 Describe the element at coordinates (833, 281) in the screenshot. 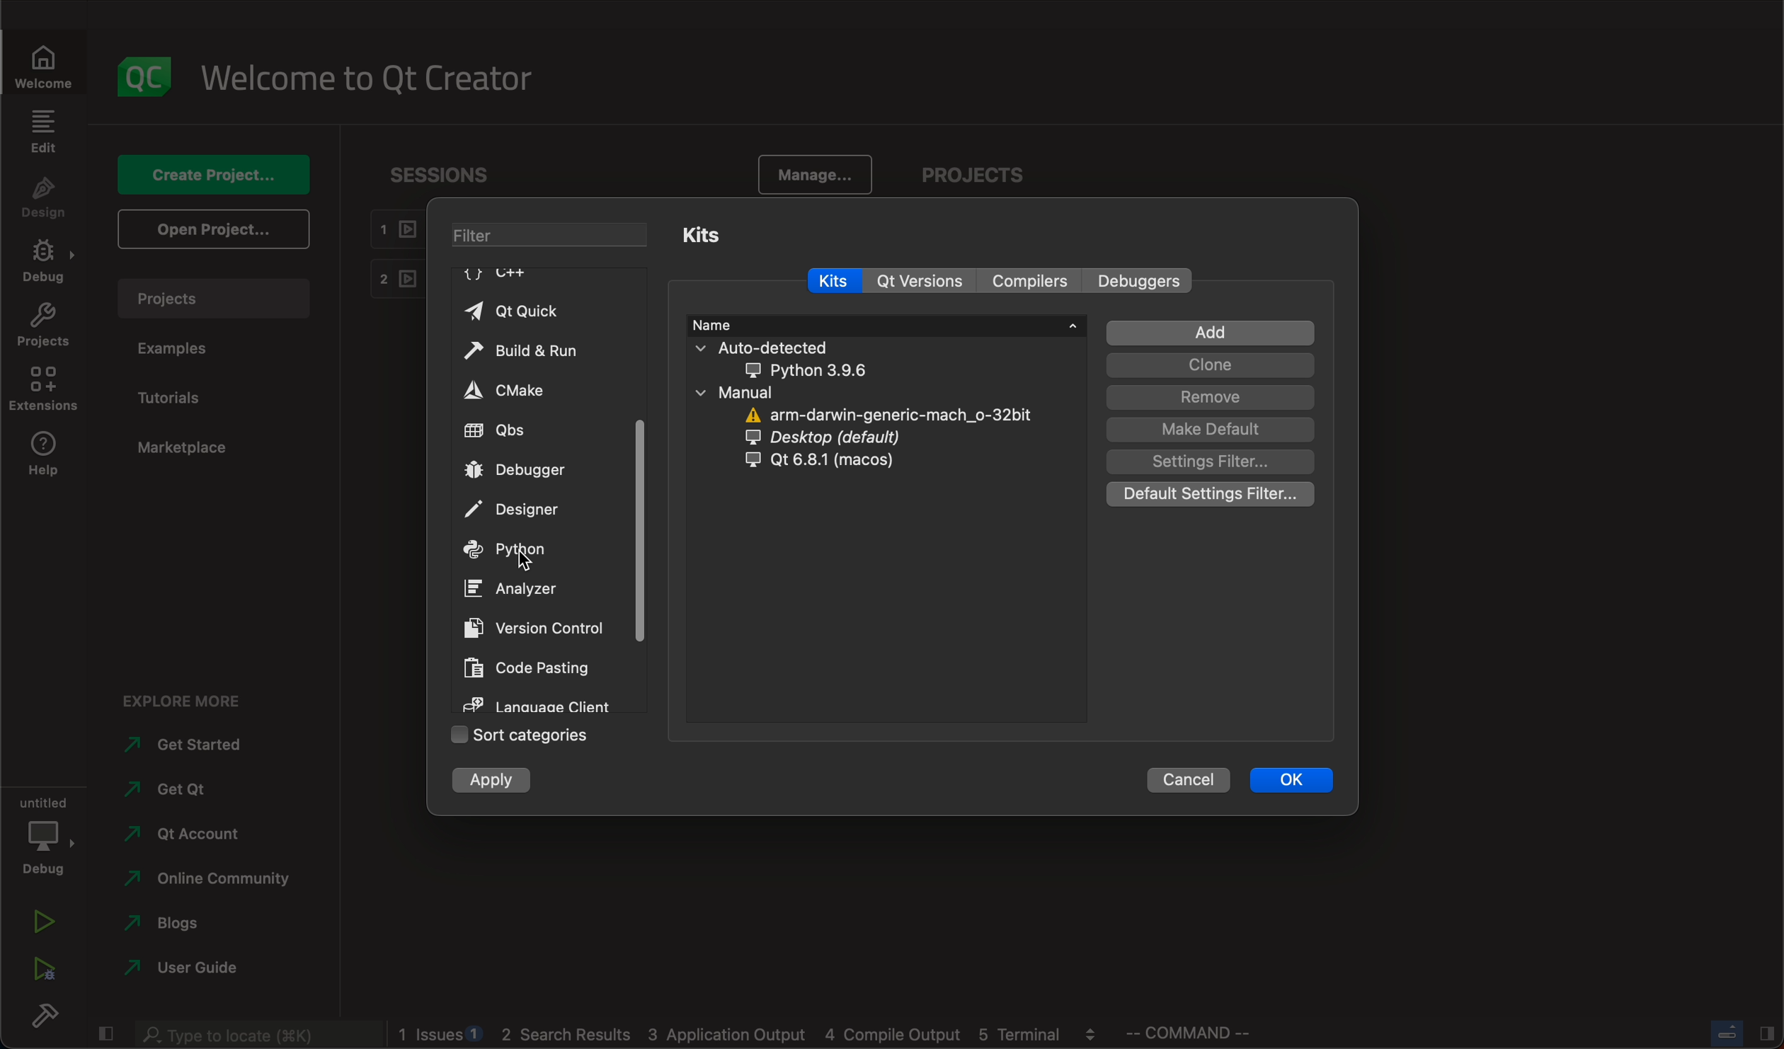

I see `kits` at that location.